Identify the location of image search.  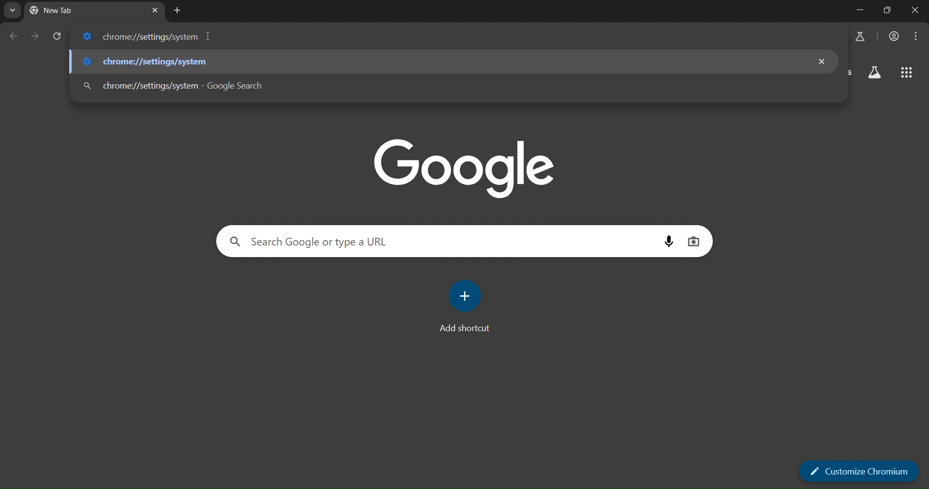
(694, 241).